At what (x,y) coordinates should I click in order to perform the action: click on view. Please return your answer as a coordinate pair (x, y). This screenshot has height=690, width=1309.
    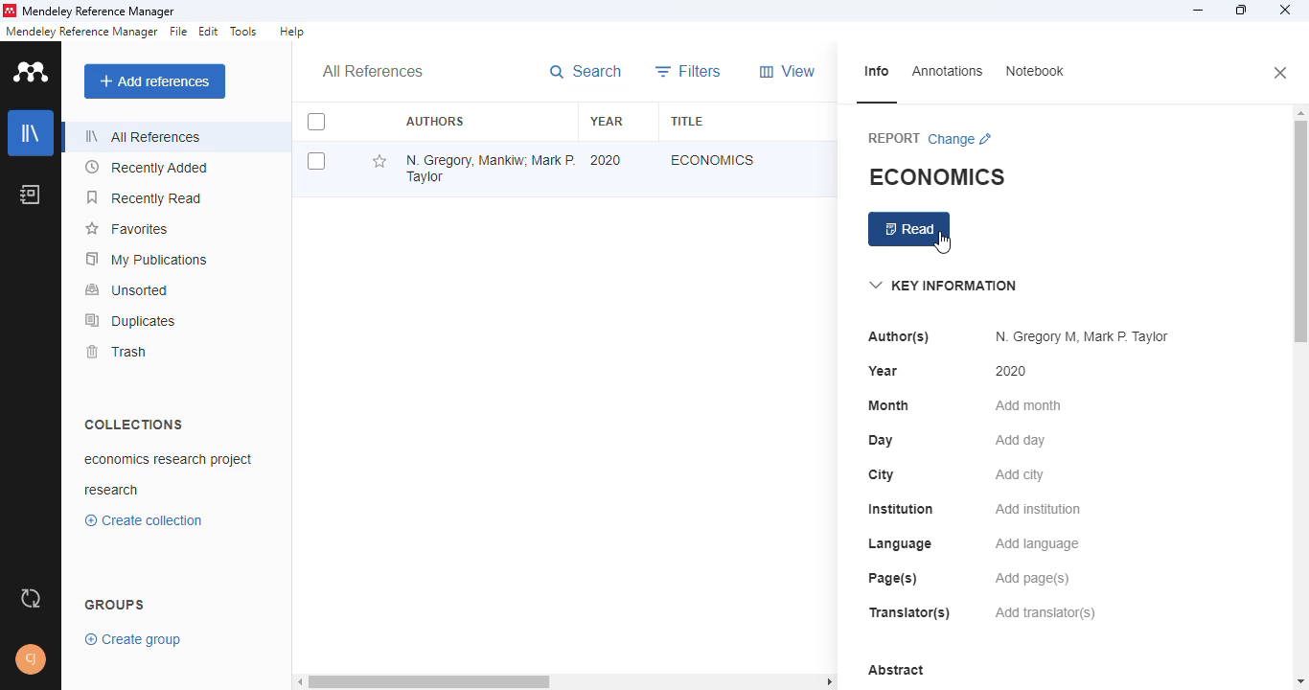
    Looking at the image, I should click on (787, 71).